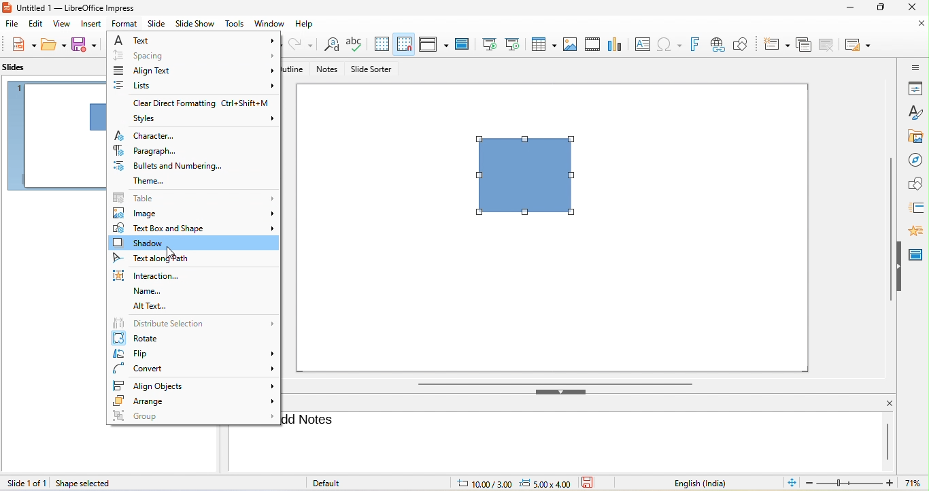 The height and width of the screenshot is (491, 929). Describe the element at coordinates (193, 56) in the screenshot. I see `spacing` at that location.